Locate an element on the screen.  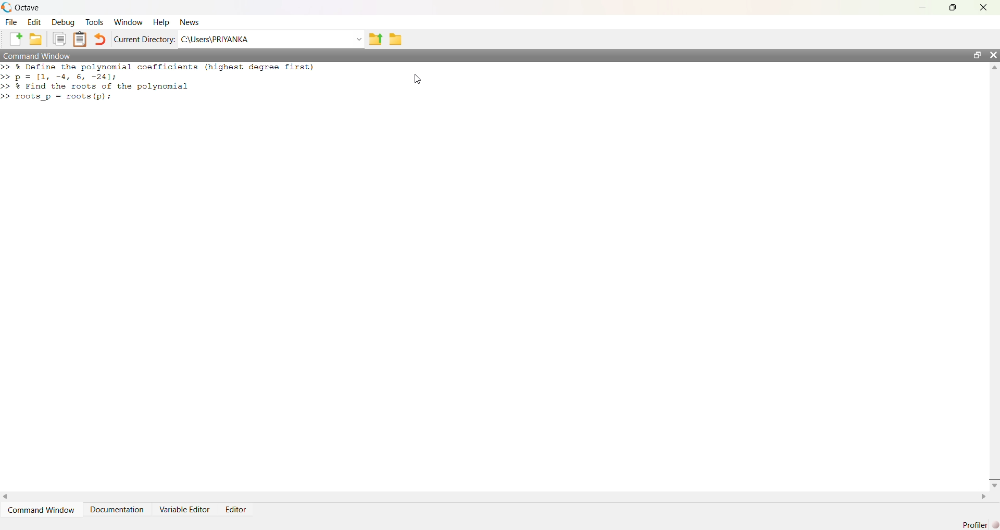
revert is located at coordinates (100, 41).